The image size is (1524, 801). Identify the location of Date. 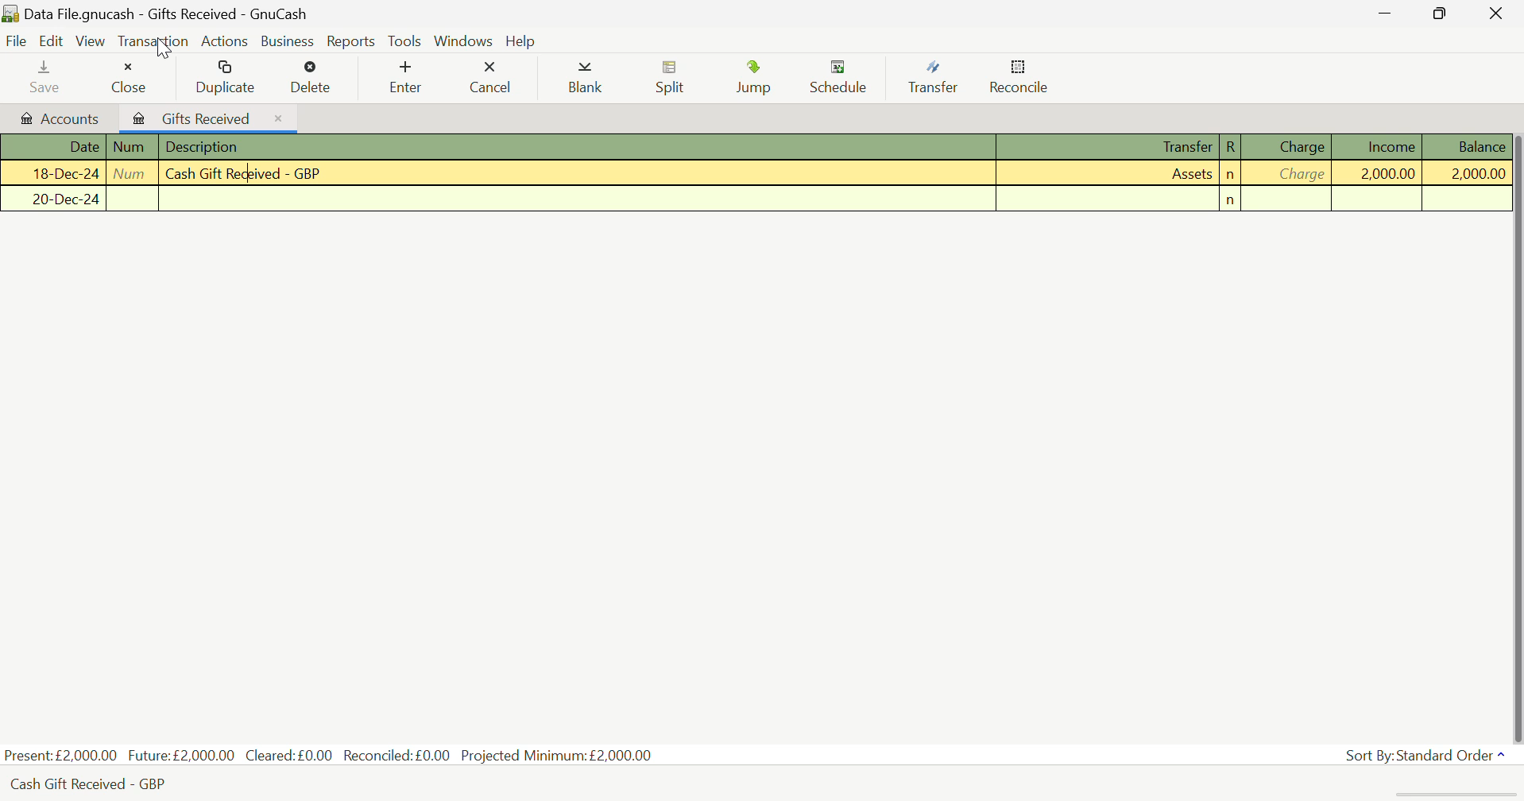
(52, 175).